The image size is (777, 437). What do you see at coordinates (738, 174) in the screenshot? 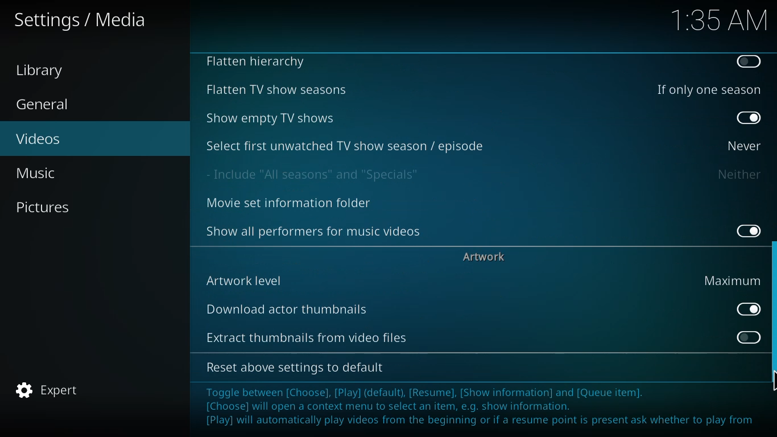
I see `neither` at bounding box center [738, 174].